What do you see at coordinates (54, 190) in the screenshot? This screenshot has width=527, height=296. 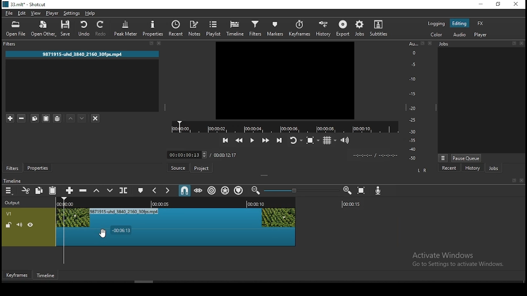 I see `paste` at bounding box center [54, 190].